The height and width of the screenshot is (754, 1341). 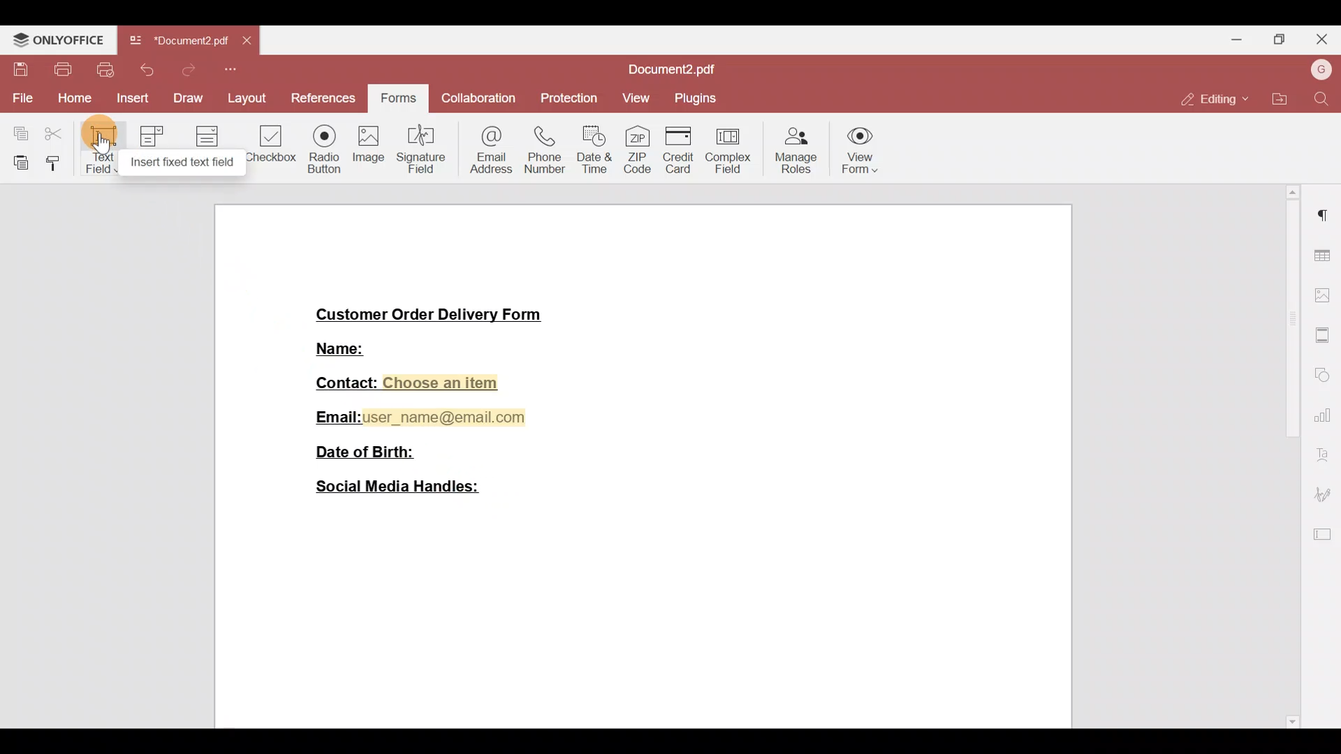 What do you see at coordinates (186, 70) in the screenshot?
I see `Redo` at bounding box center [186, 70].